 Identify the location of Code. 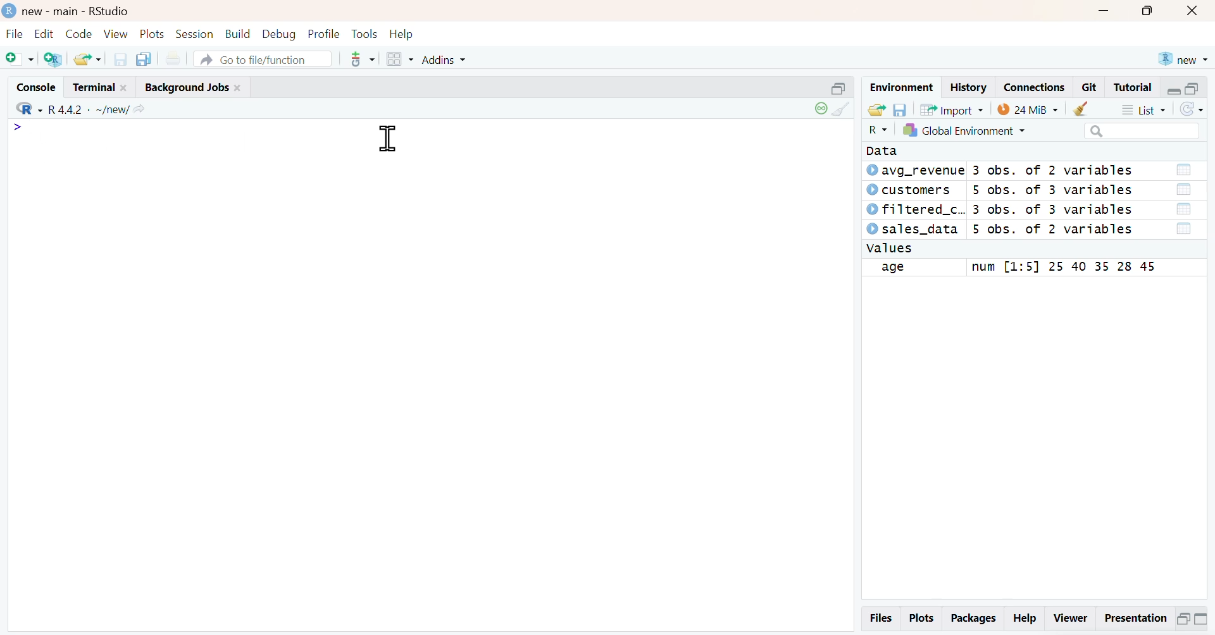
(78, 35).